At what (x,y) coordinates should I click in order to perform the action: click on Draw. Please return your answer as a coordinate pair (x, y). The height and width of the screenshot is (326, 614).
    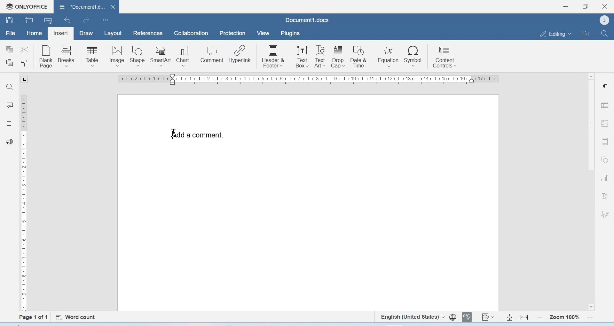
    Looking at the image, I should click on (86, 34).